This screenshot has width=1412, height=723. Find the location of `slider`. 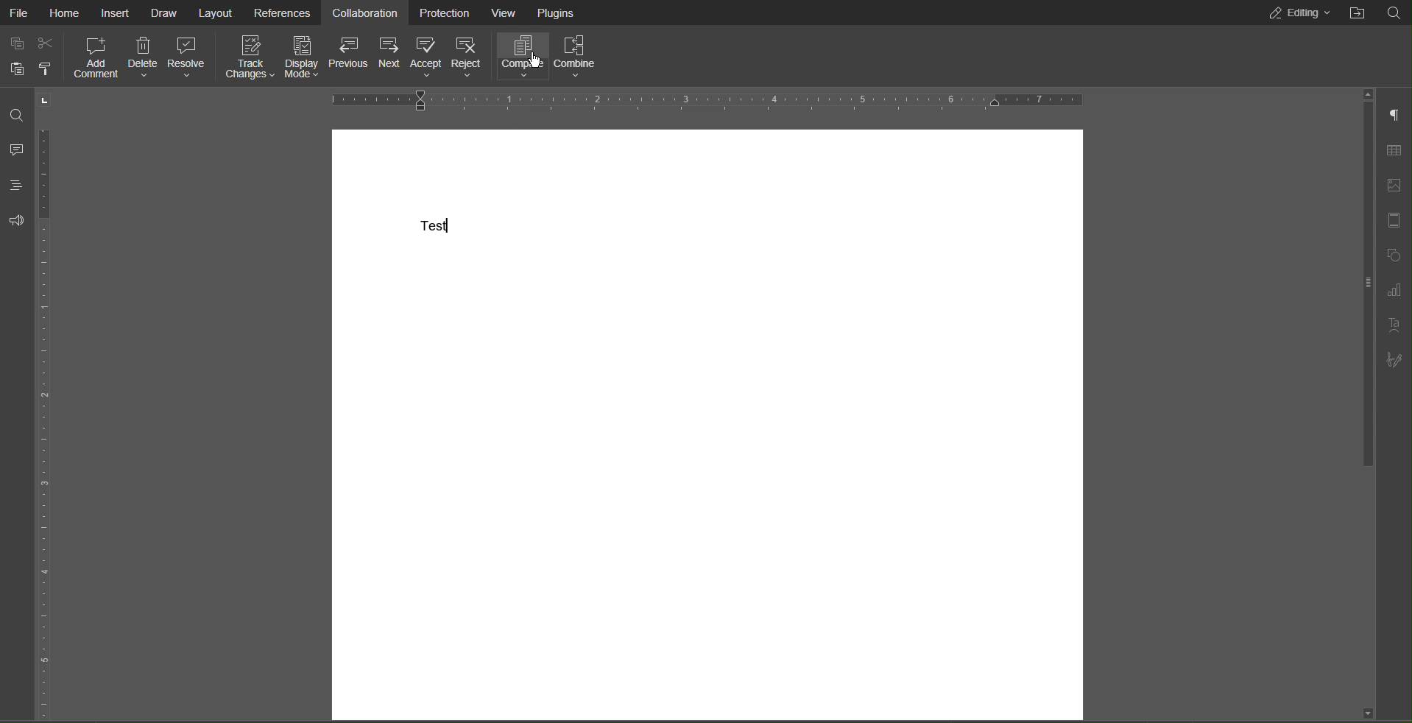

slider is located at coordinates (1360, 289).